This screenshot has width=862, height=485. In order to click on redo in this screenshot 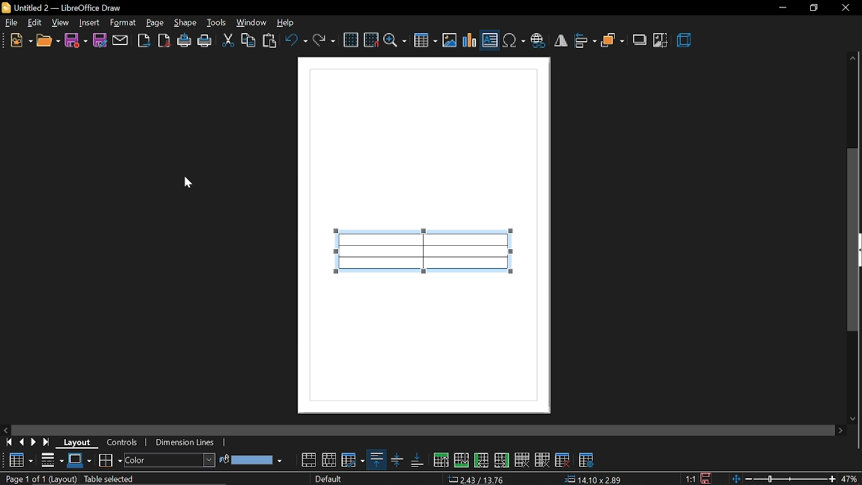, I will do `click(324, 41)`.